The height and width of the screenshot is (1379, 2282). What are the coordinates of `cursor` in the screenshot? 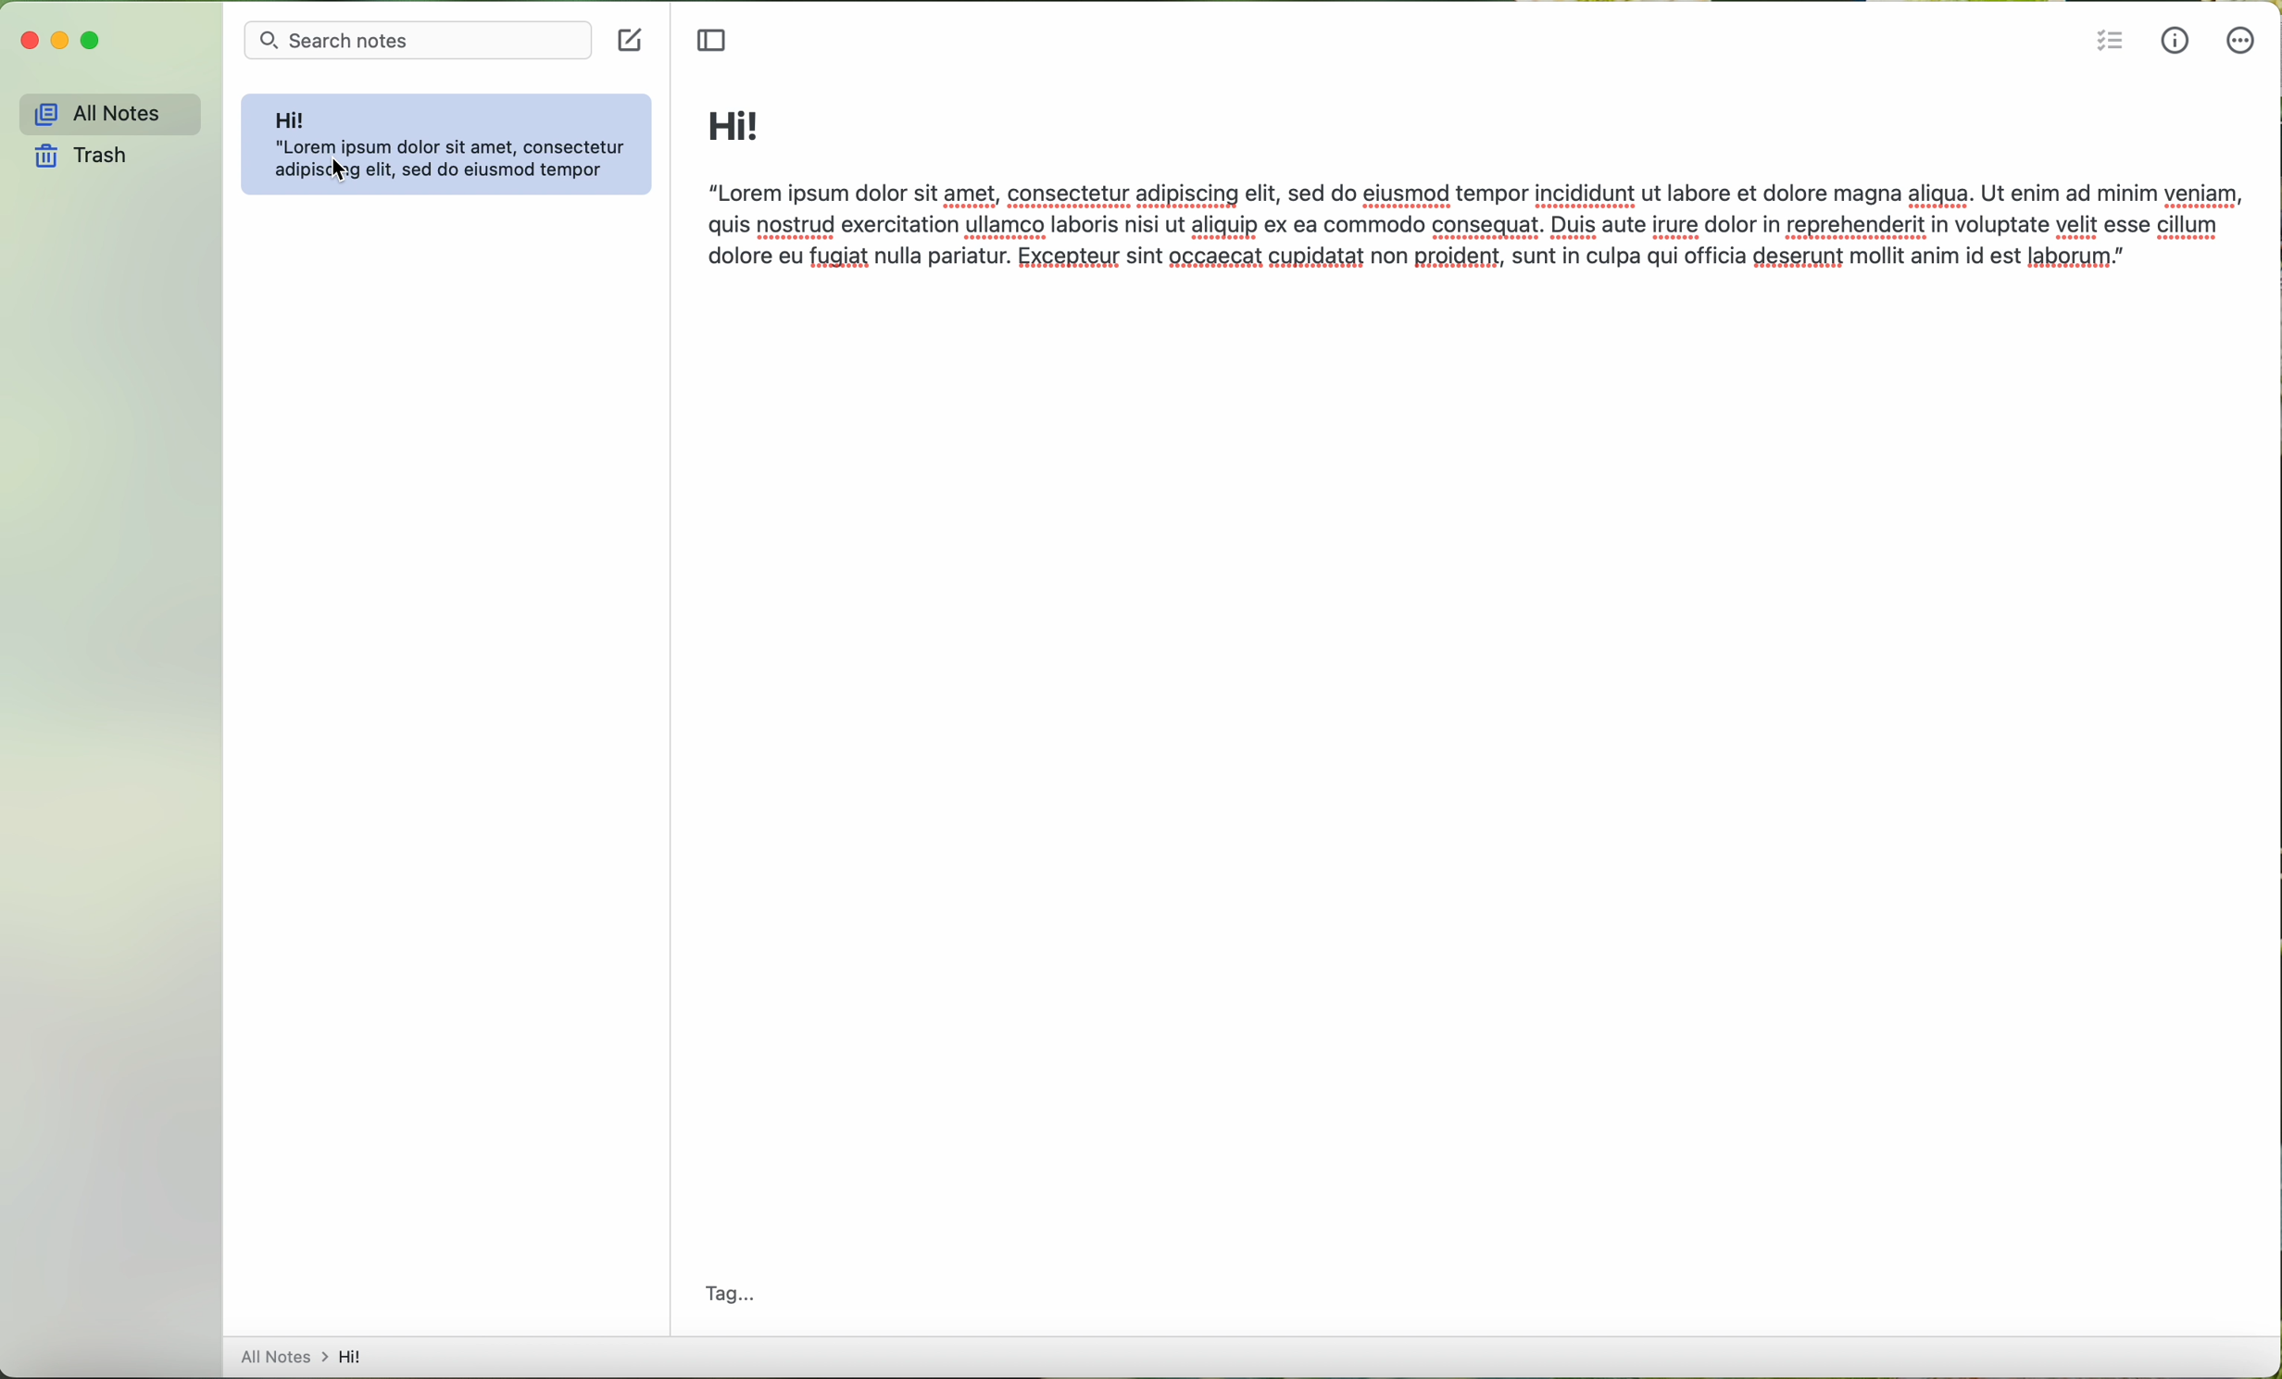 It's located at (338, 171).